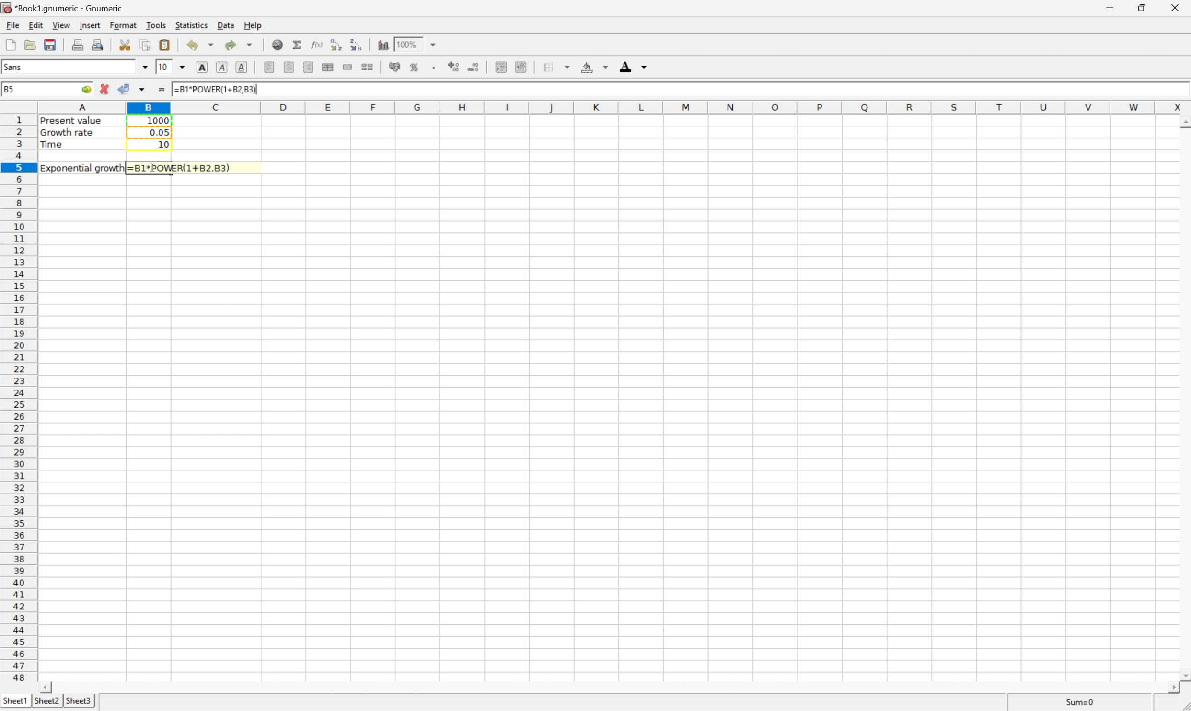  What do you see at coordinates (48, 686) in the screenshot?
I see `Scroll Left` at bounding box center [48, 686].